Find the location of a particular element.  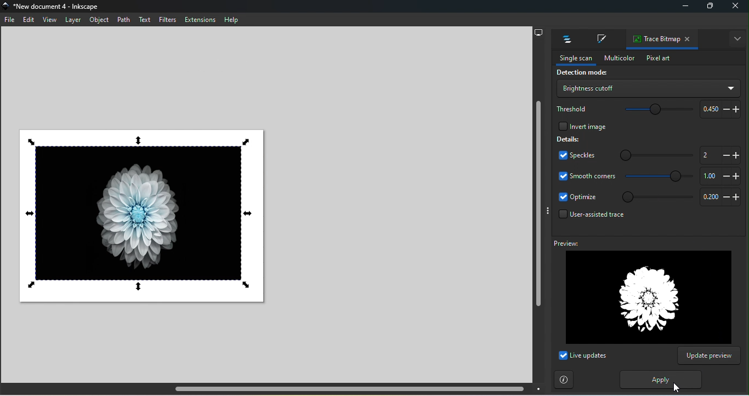

Details is located at coordinates (569, 139).